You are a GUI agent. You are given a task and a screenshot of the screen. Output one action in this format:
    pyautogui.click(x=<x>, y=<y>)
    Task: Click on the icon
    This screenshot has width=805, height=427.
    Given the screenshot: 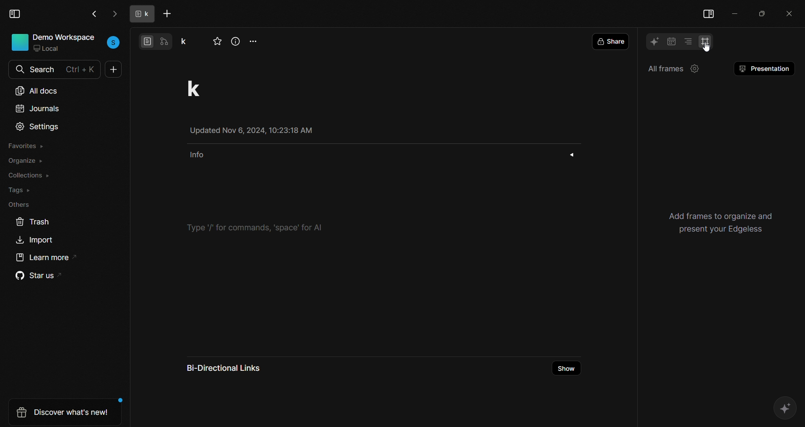 What is the action you would take?
    pyautogui.click(x=20, y=42)
    